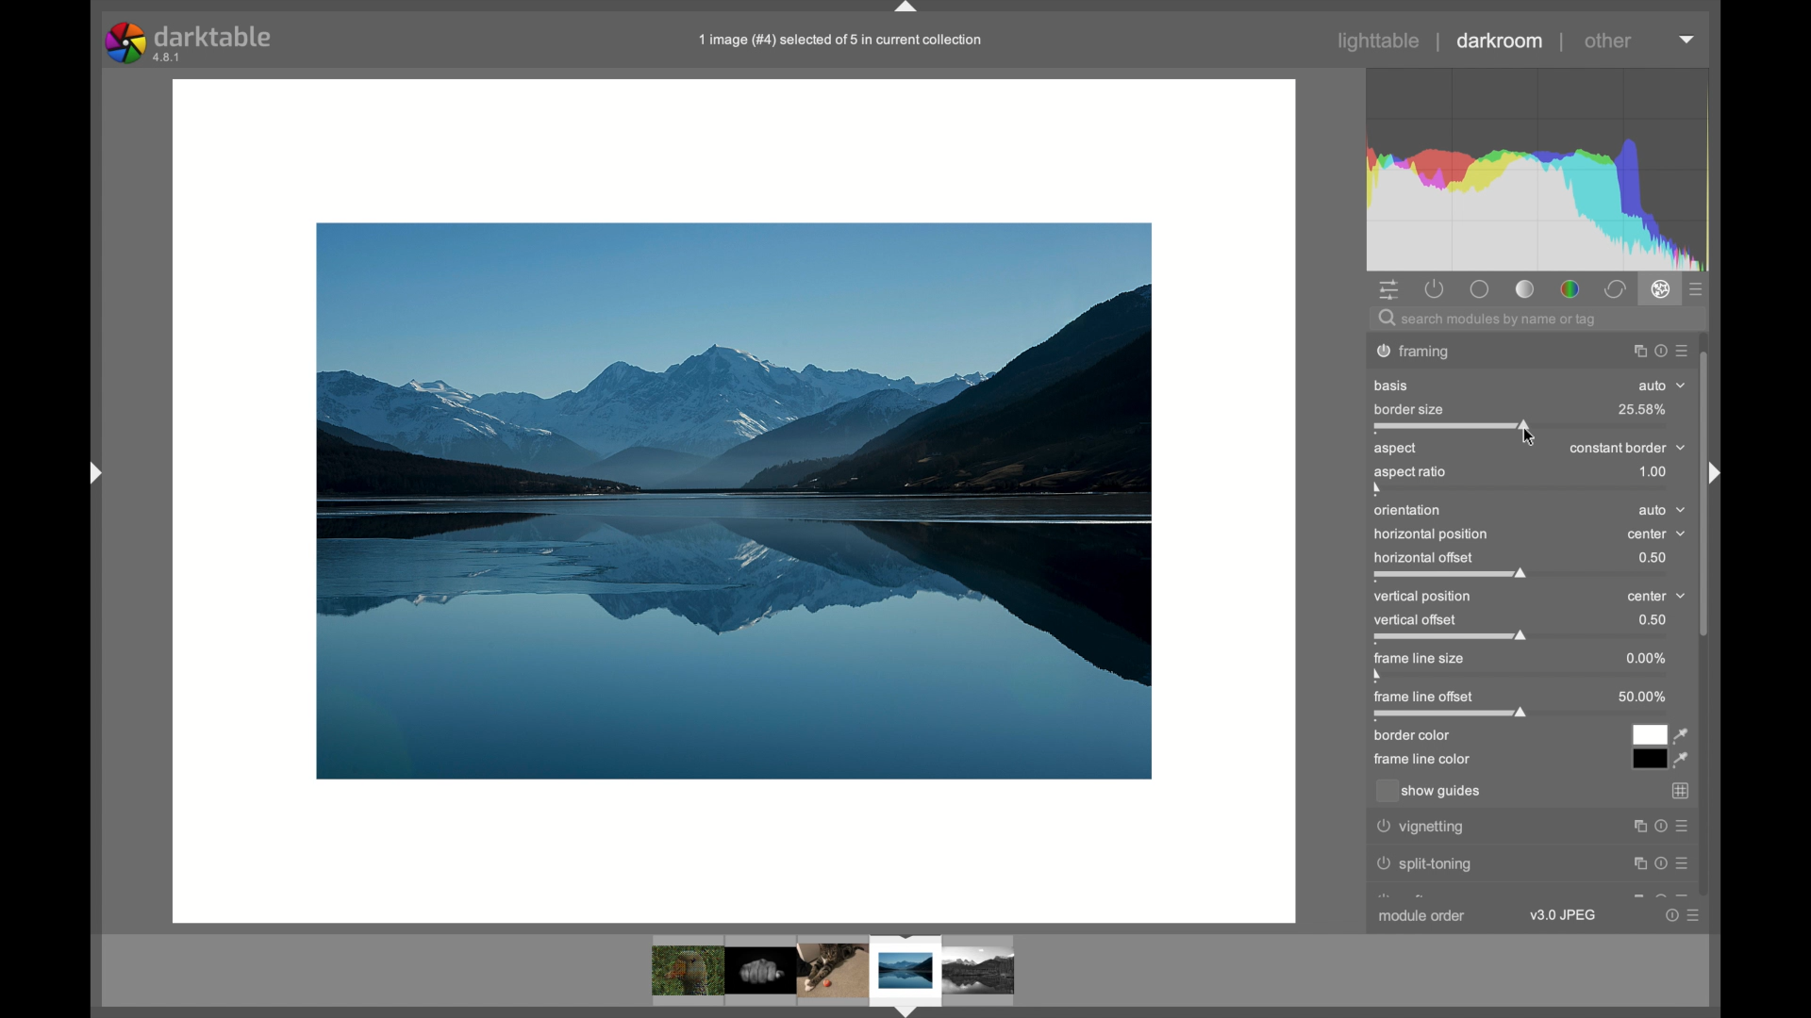  I want to click on drag handle, so click(1709, 472).